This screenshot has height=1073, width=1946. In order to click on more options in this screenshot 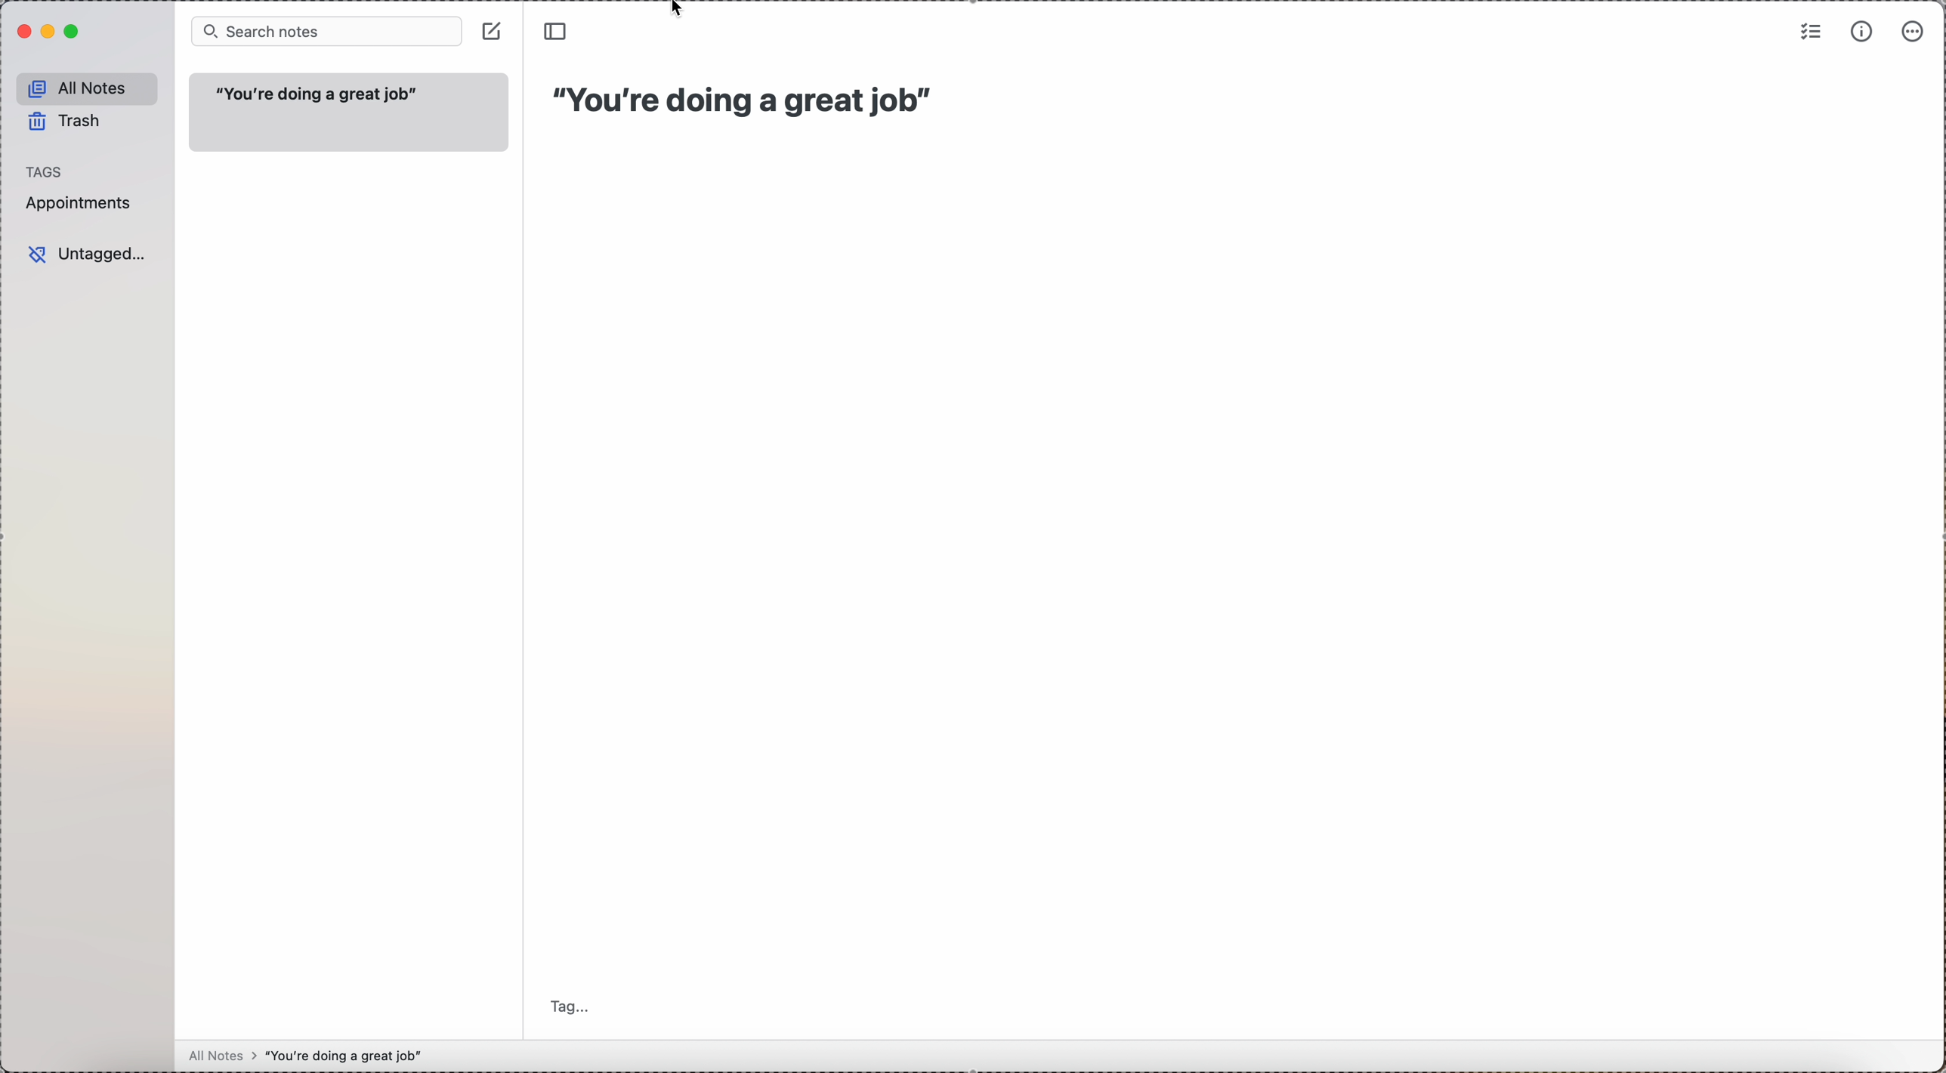, I will do `click(1914, 33)`.